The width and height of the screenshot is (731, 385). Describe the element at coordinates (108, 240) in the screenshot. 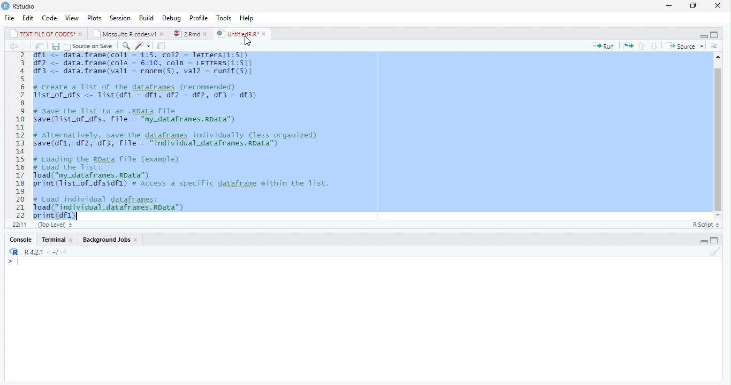

I see `Background Jobs` at that location.